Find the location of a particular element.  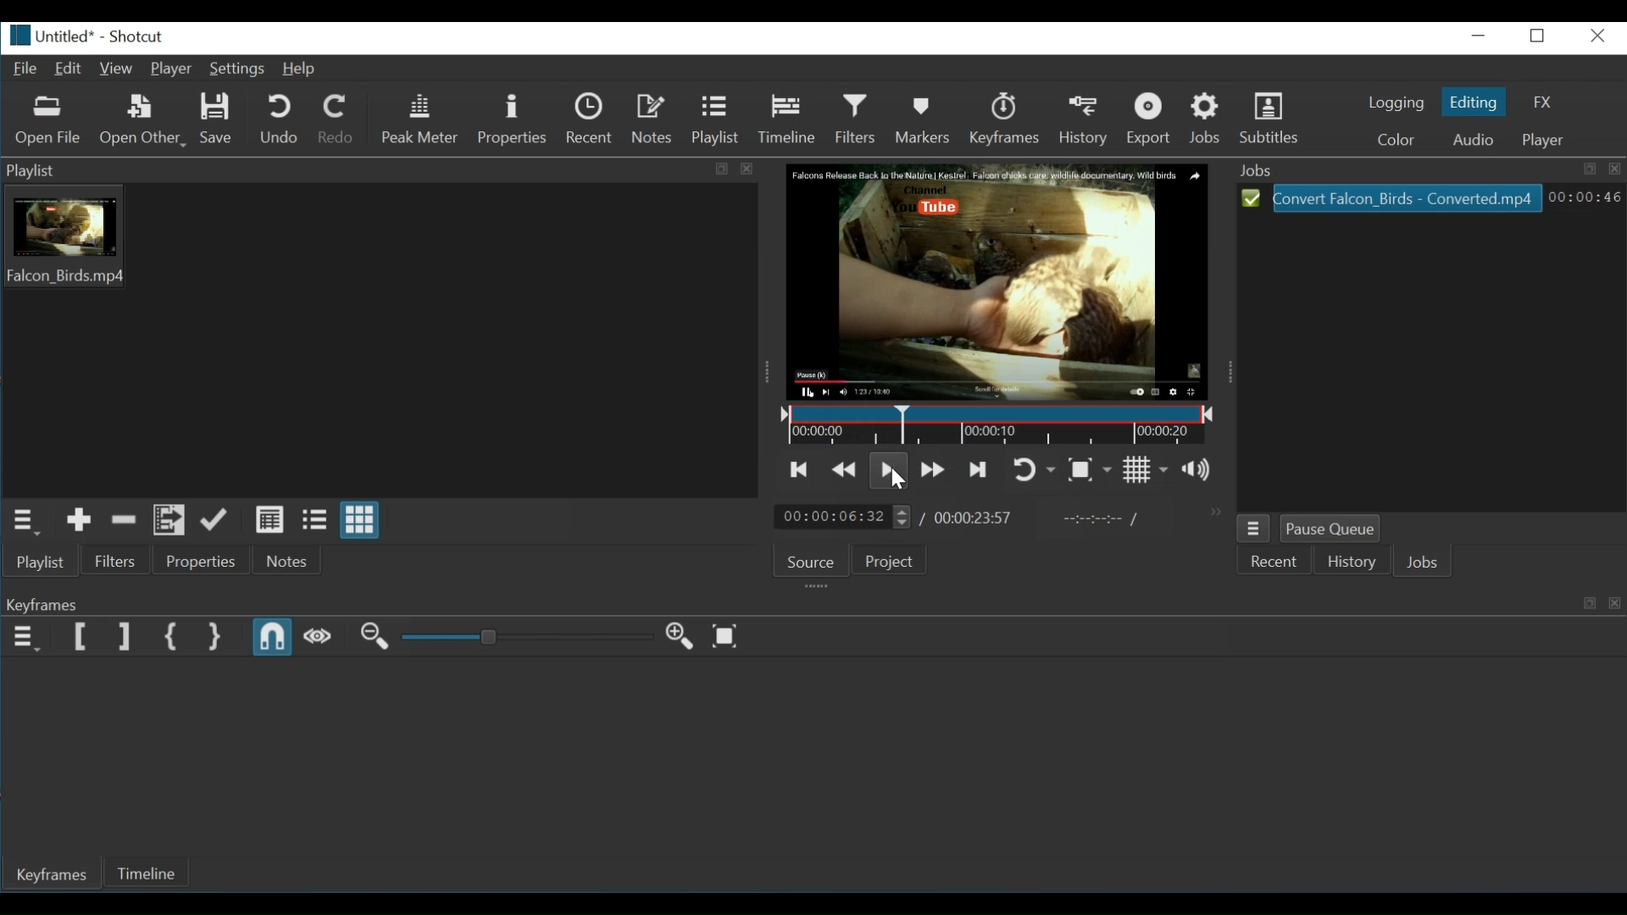

Source is located at coordinates (813, 562).